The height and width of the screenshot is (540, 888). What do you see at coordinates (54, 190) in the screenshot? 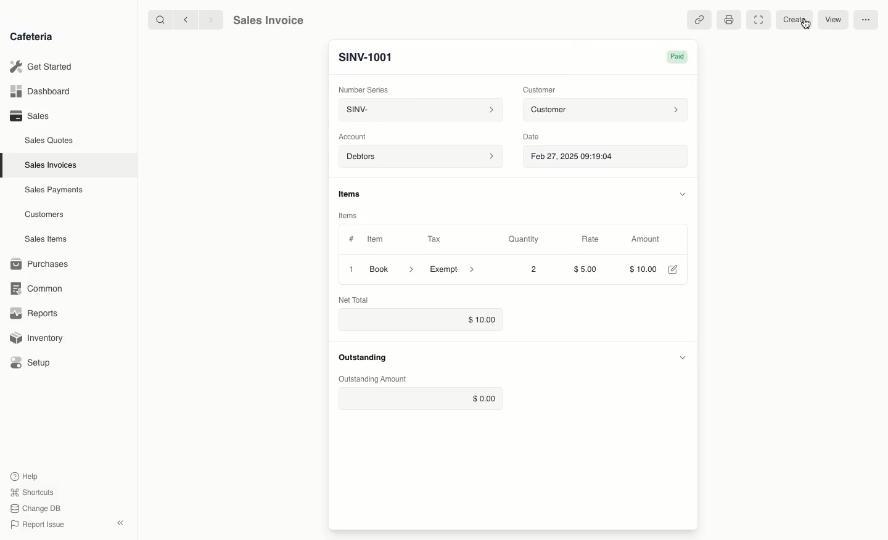
I see `Sales Payments` at bounding box center [54, 190].